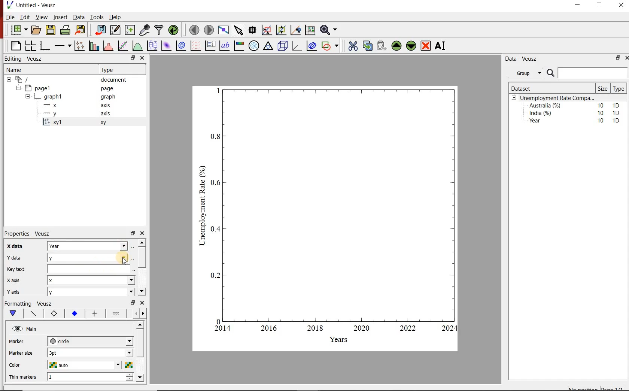  What do you see at coordinates (131, 374) in the screenshot?
I see `increase` at bounding box center [131, 374].